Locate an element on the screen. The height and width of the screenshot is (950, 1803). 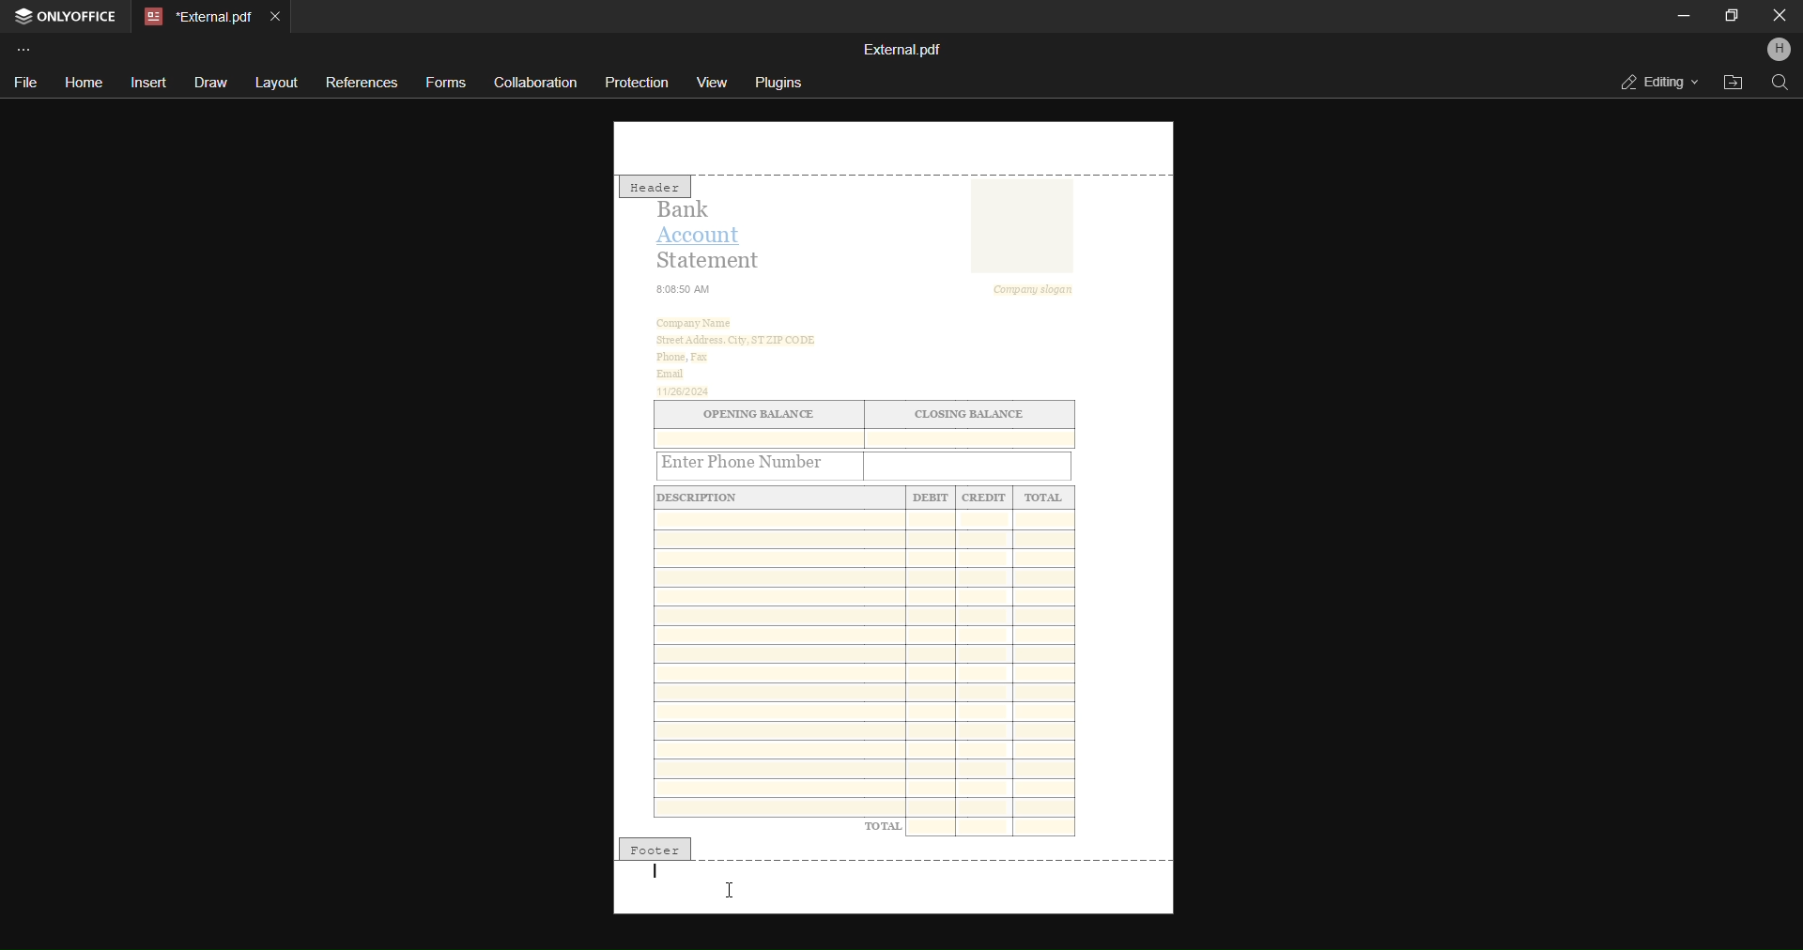
Enter Phone Number is located at coordinates (761, 464).